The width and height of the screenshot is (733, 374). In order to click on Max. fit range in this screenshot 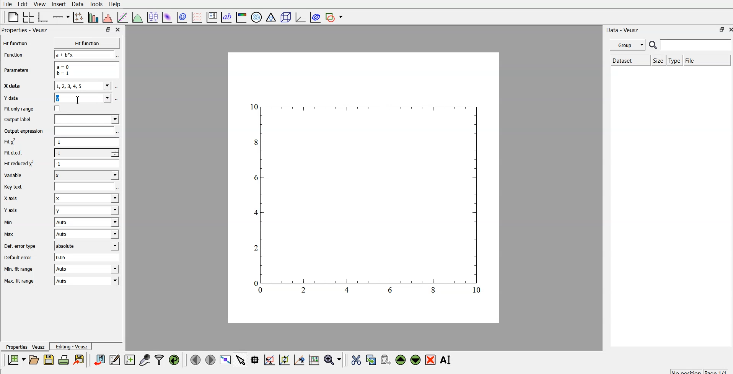, I will do `click(20, 281)`.